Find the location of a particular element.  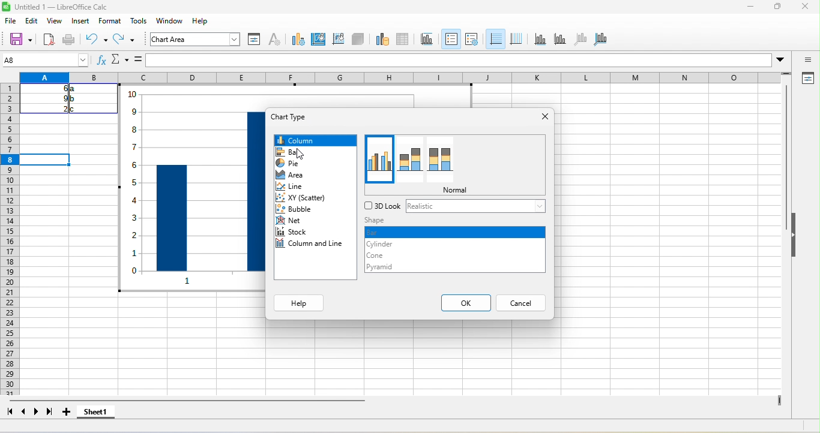

data ranges is located at coordinates (379, 40).